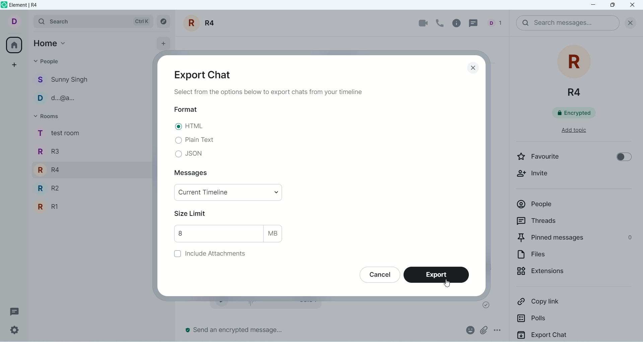 This screenshot has width=643, height=342. Describe the element at coordinates (567, 205) in the screenshot. I see `people` at that location.